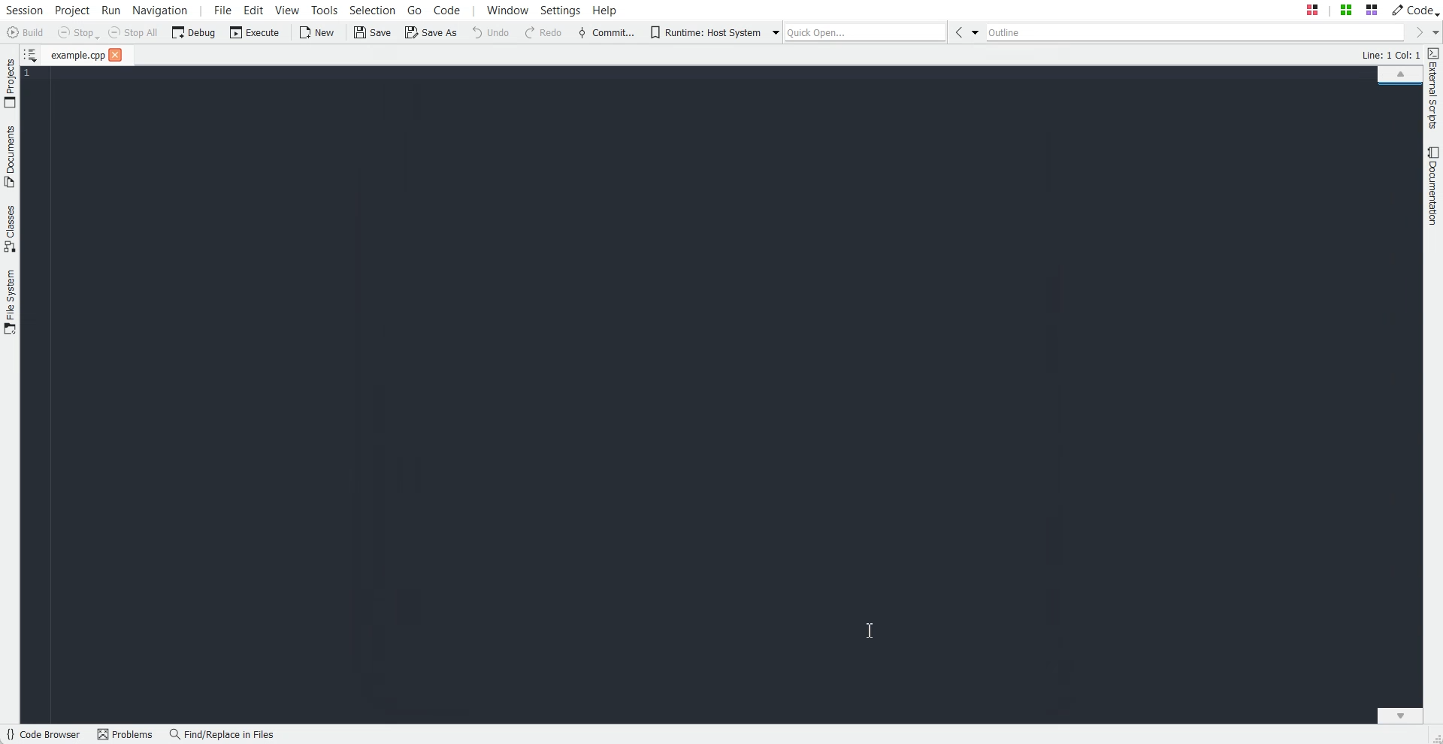 This screenshot has height=744, width=1443. Describe the element at coordinates (1434, 186) in the screenshot. I see `Documentation` at that location.